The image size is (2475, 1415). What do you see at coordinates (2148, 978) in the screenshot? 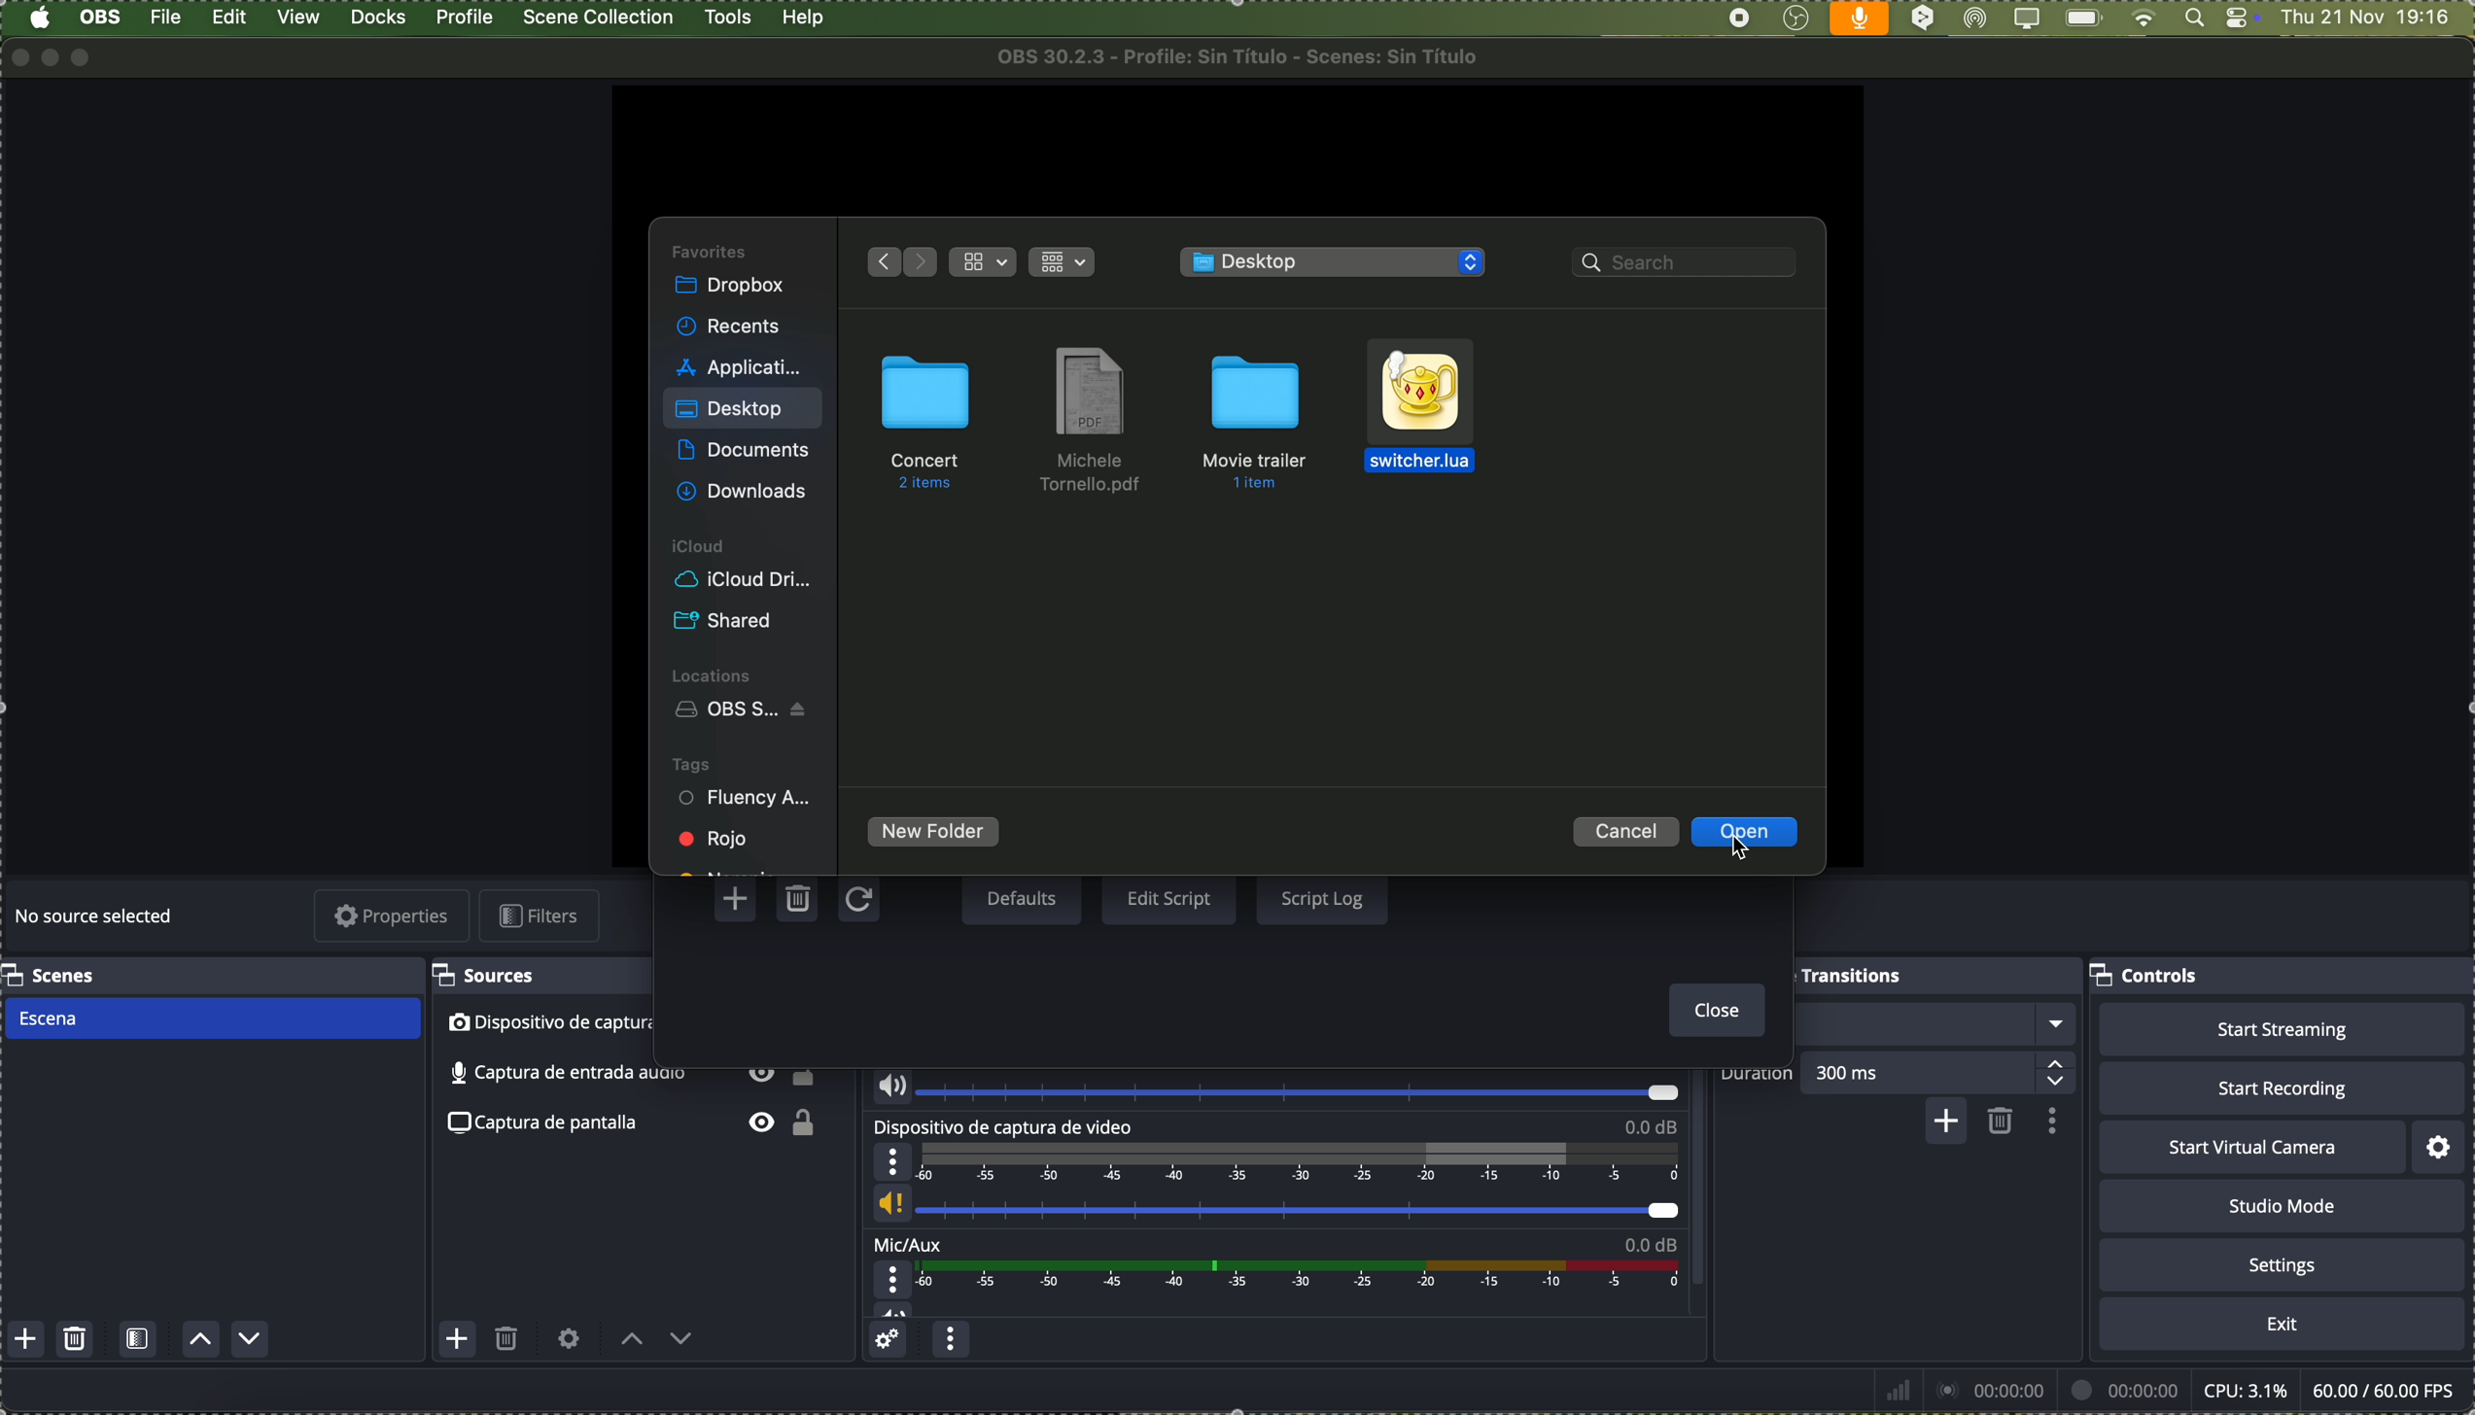
I see `controls` at bounding box center [2148, 978].